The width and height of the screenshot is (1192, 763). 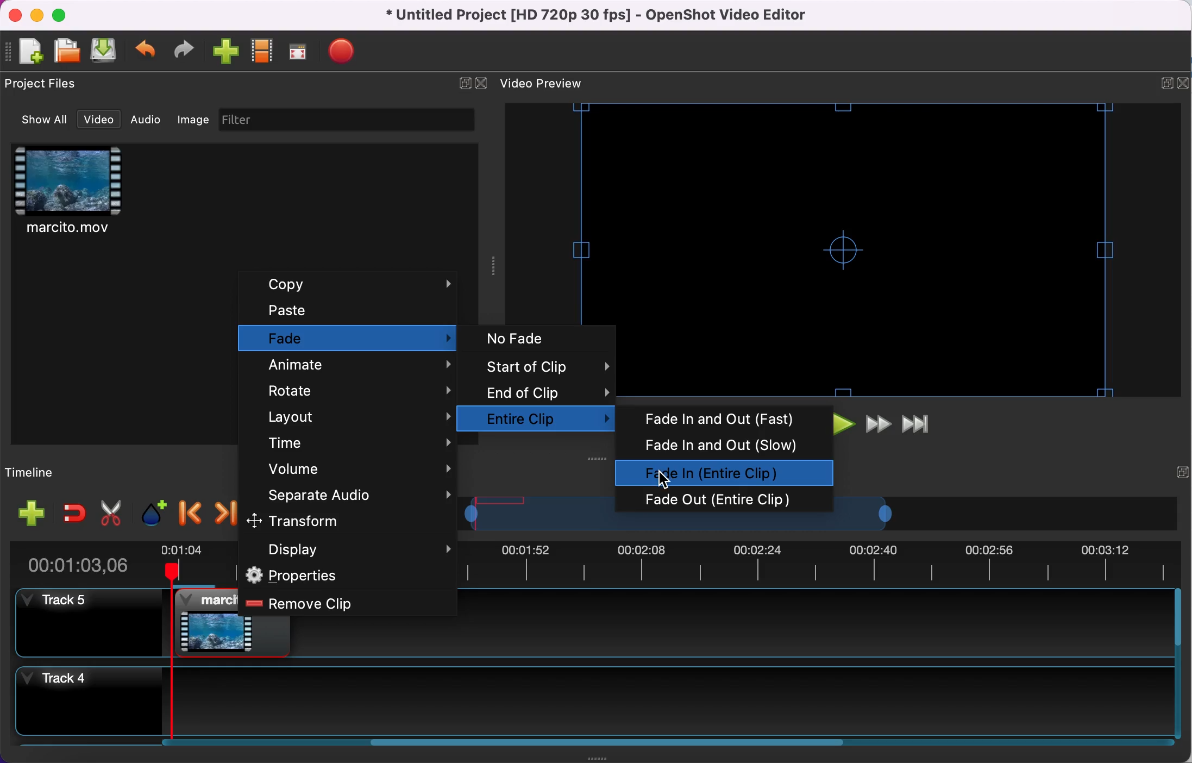 What do you see at coordinates (46, 473) in the screenshot?
I see `timeline` at bounding box center [46, 473].